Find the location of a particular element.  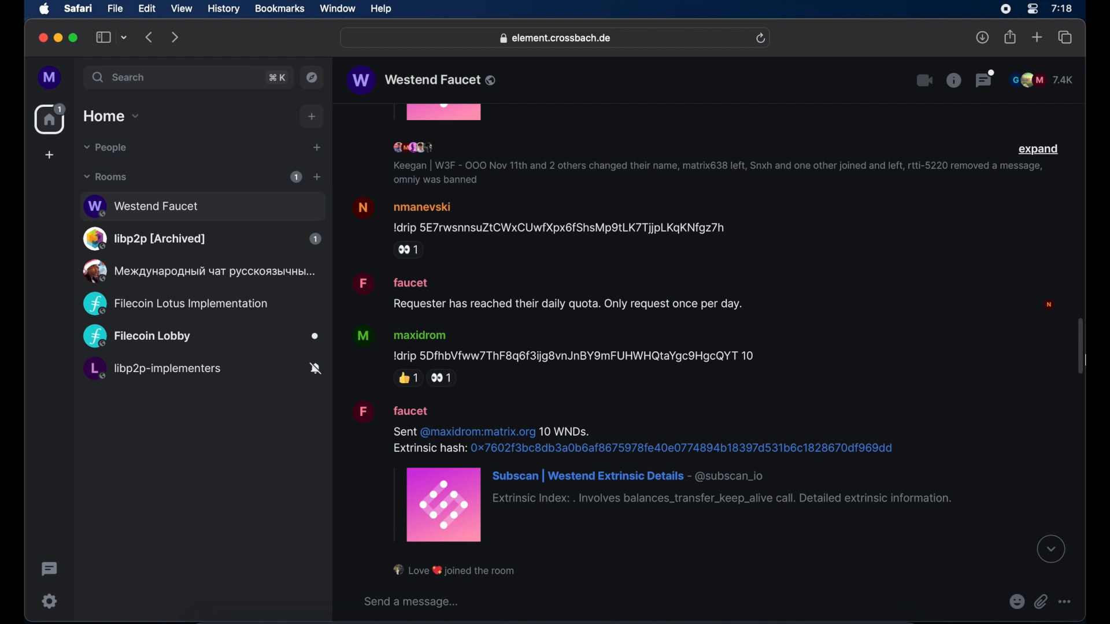

search is located at coordinates (120, 77).